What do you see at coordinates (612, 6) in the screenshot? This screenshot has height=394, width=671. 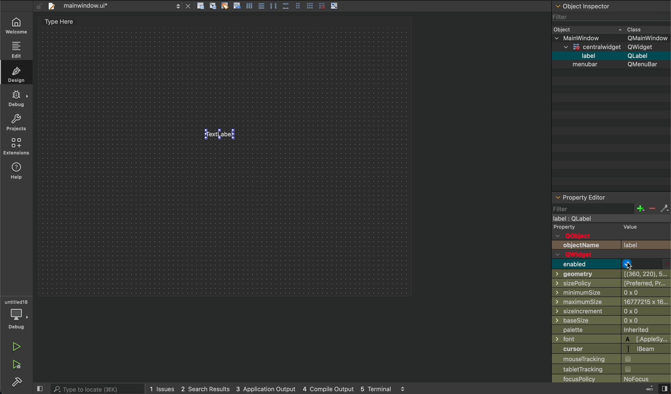 I see `object inspector` at bounding box center [612, 6].